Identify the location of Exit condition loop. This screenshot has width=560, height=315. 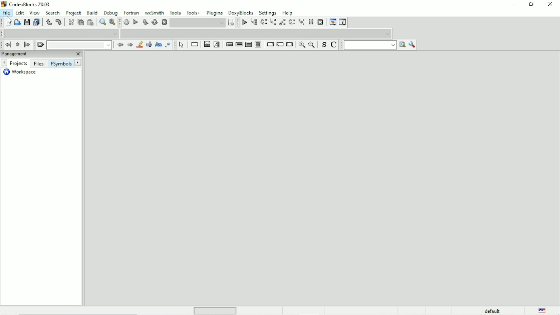
(239, 44).